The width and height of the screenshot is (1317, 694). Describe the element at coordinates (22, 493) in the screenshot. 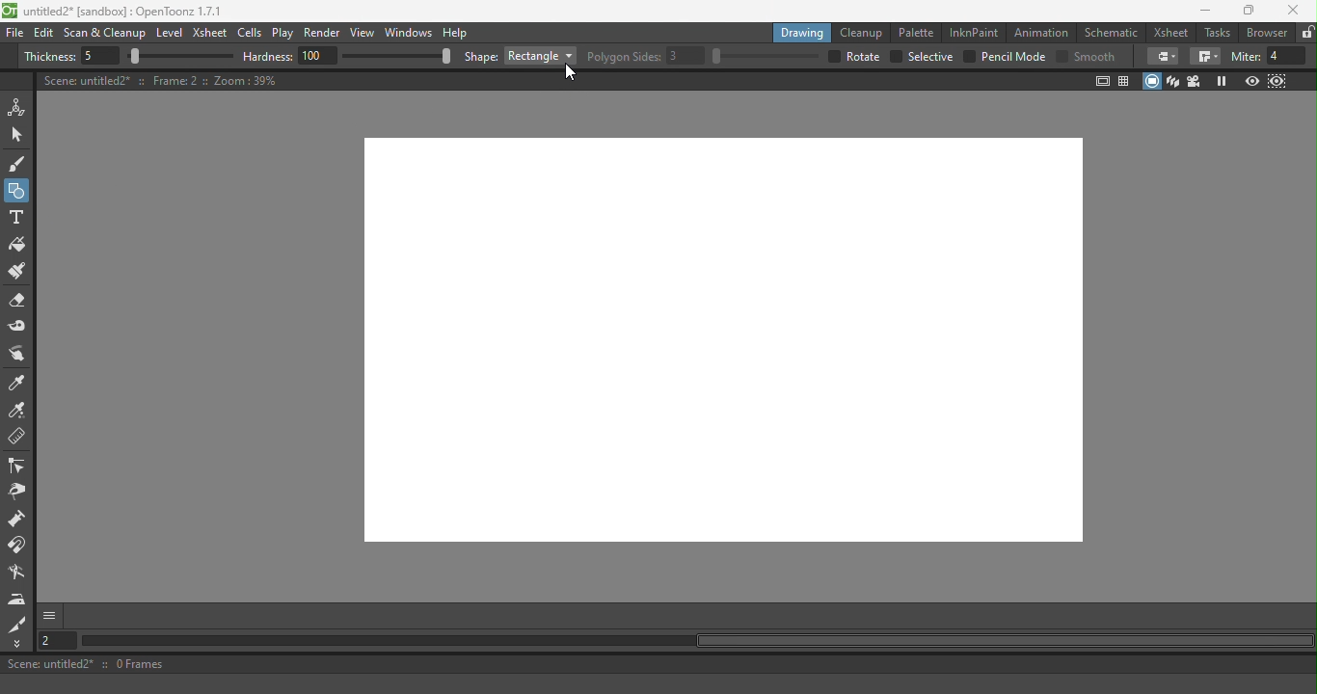

I see `Pinch tool` at that location.